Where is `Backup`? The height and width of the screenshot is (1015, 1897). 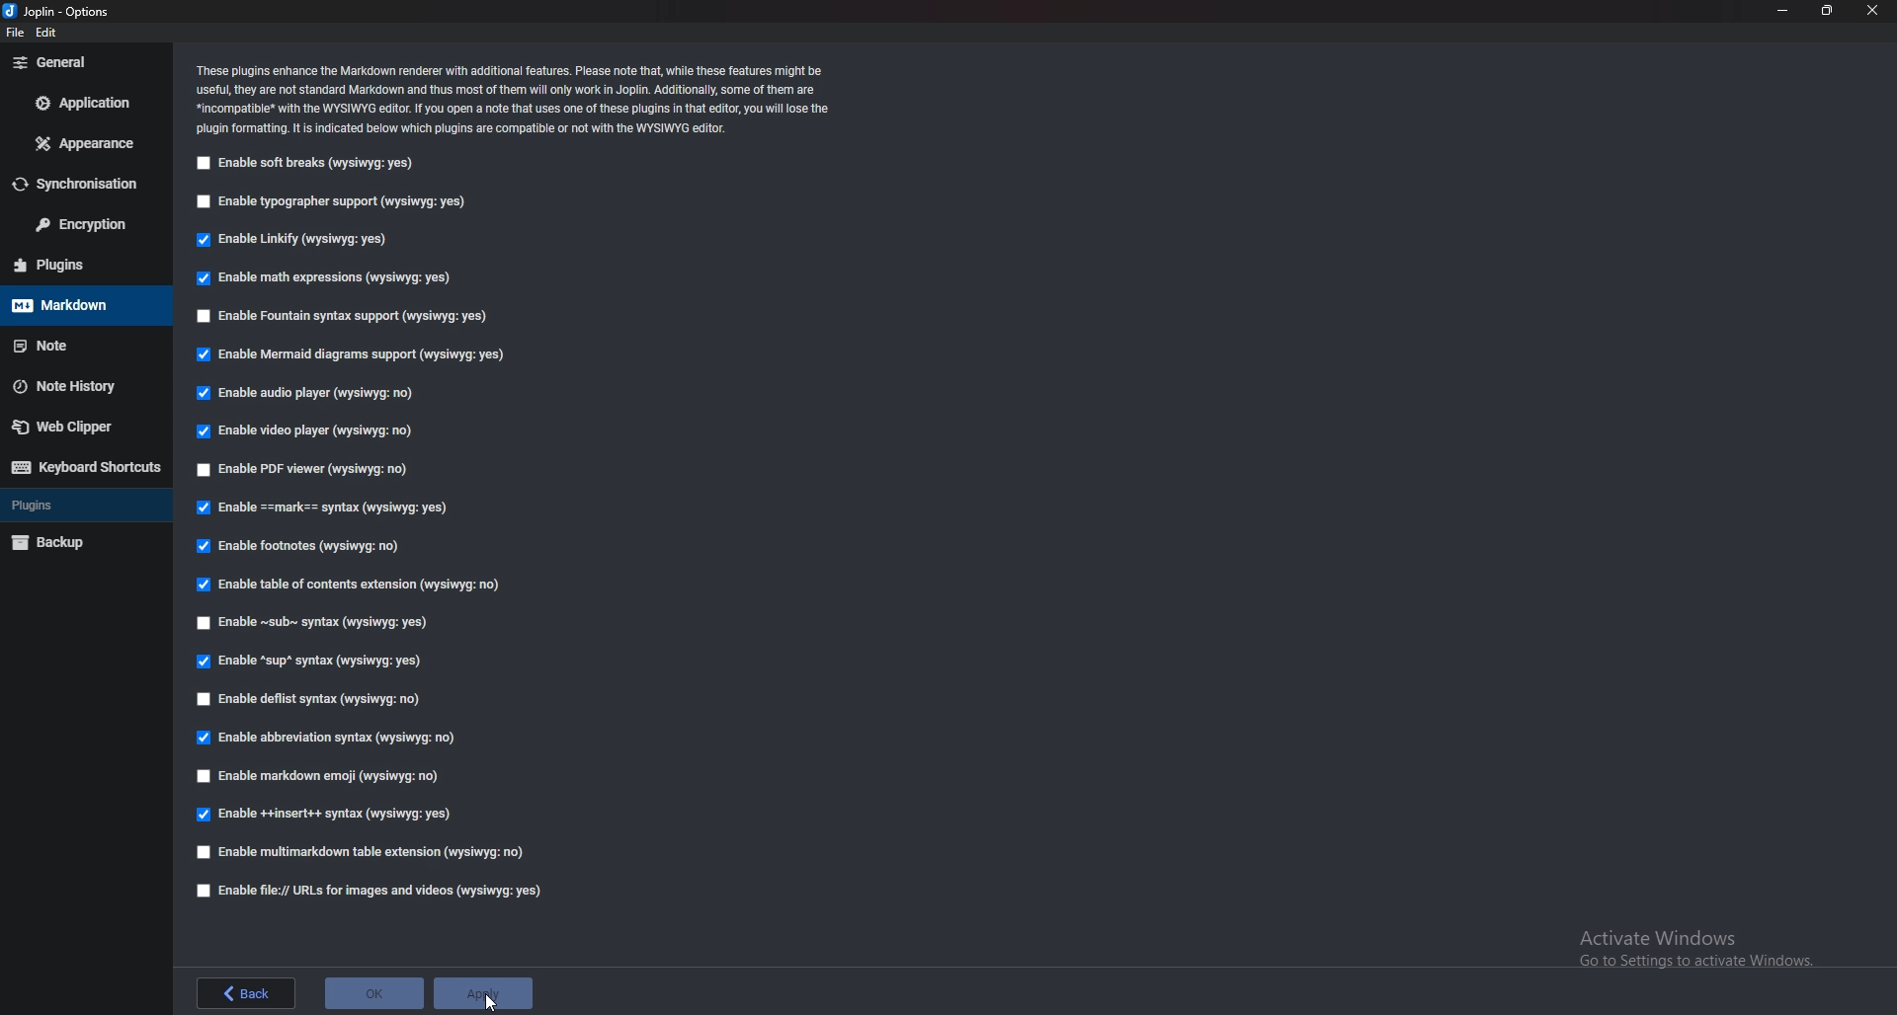 Backup is located at coordinates (75, 542).